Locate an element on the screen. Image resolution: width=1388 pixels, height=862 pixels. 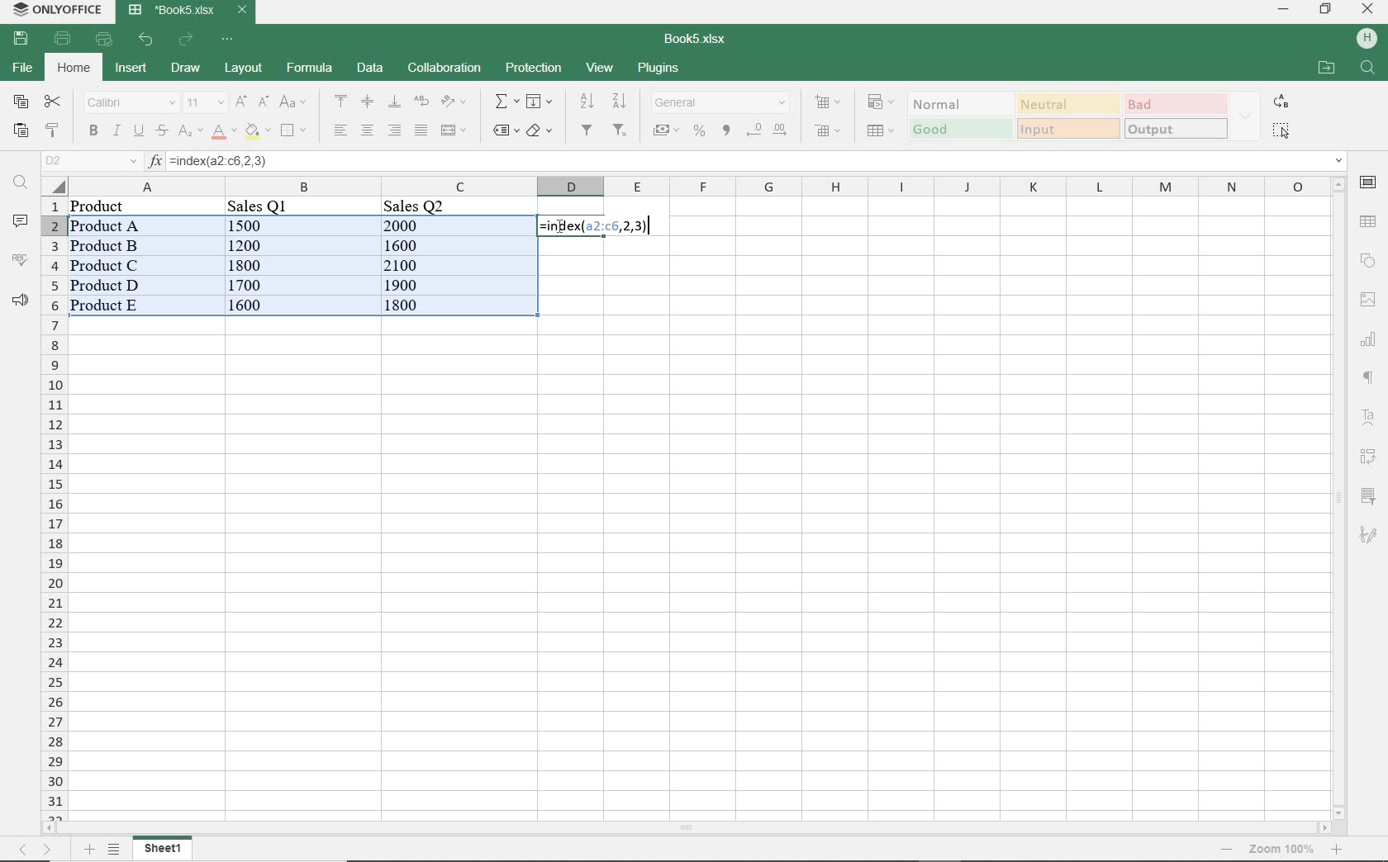
remove filter is located at coordinates (623, 130).